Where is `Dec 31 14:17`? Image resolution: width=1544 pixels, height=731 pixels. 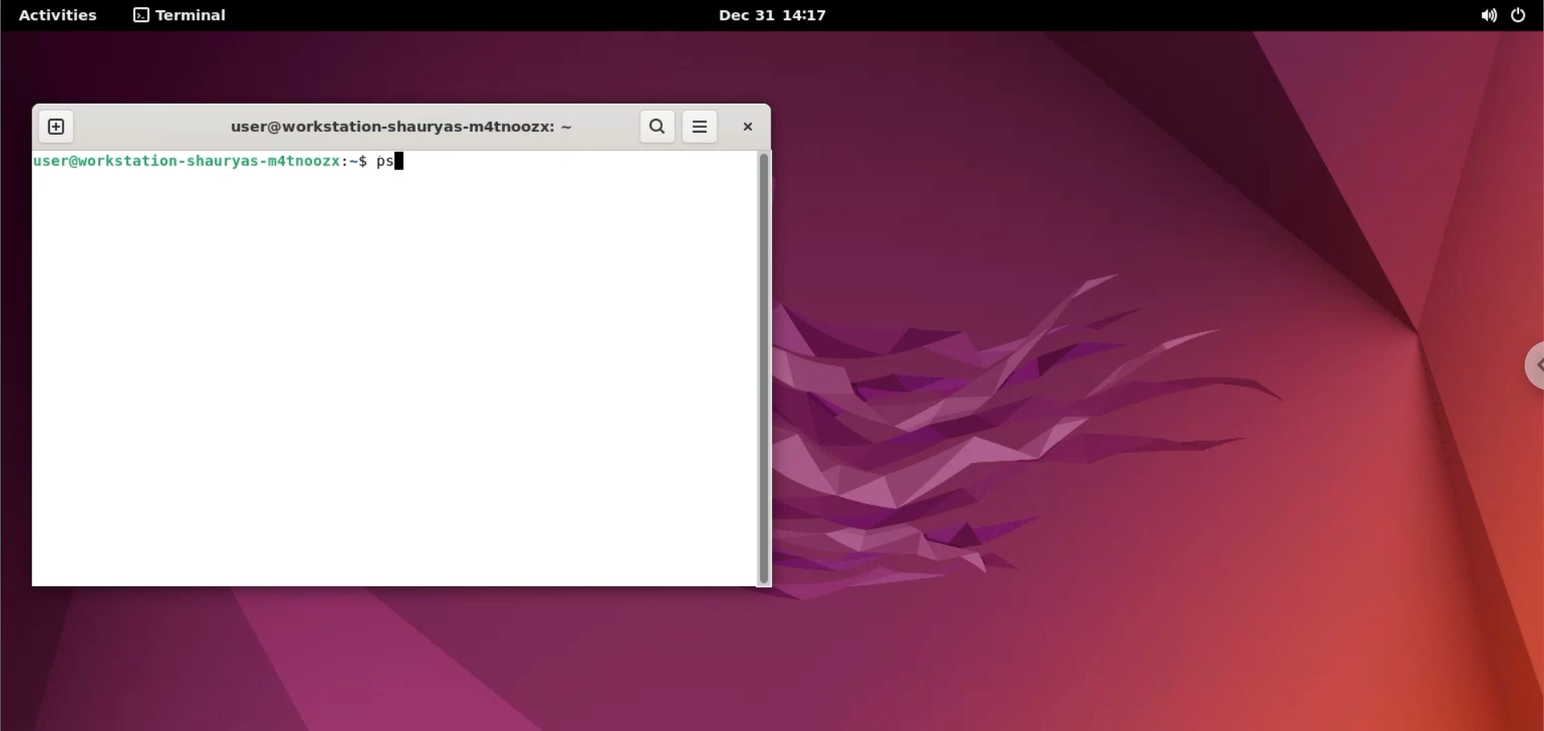
Dec 31 14:17 is located at coordinates (789, 21).